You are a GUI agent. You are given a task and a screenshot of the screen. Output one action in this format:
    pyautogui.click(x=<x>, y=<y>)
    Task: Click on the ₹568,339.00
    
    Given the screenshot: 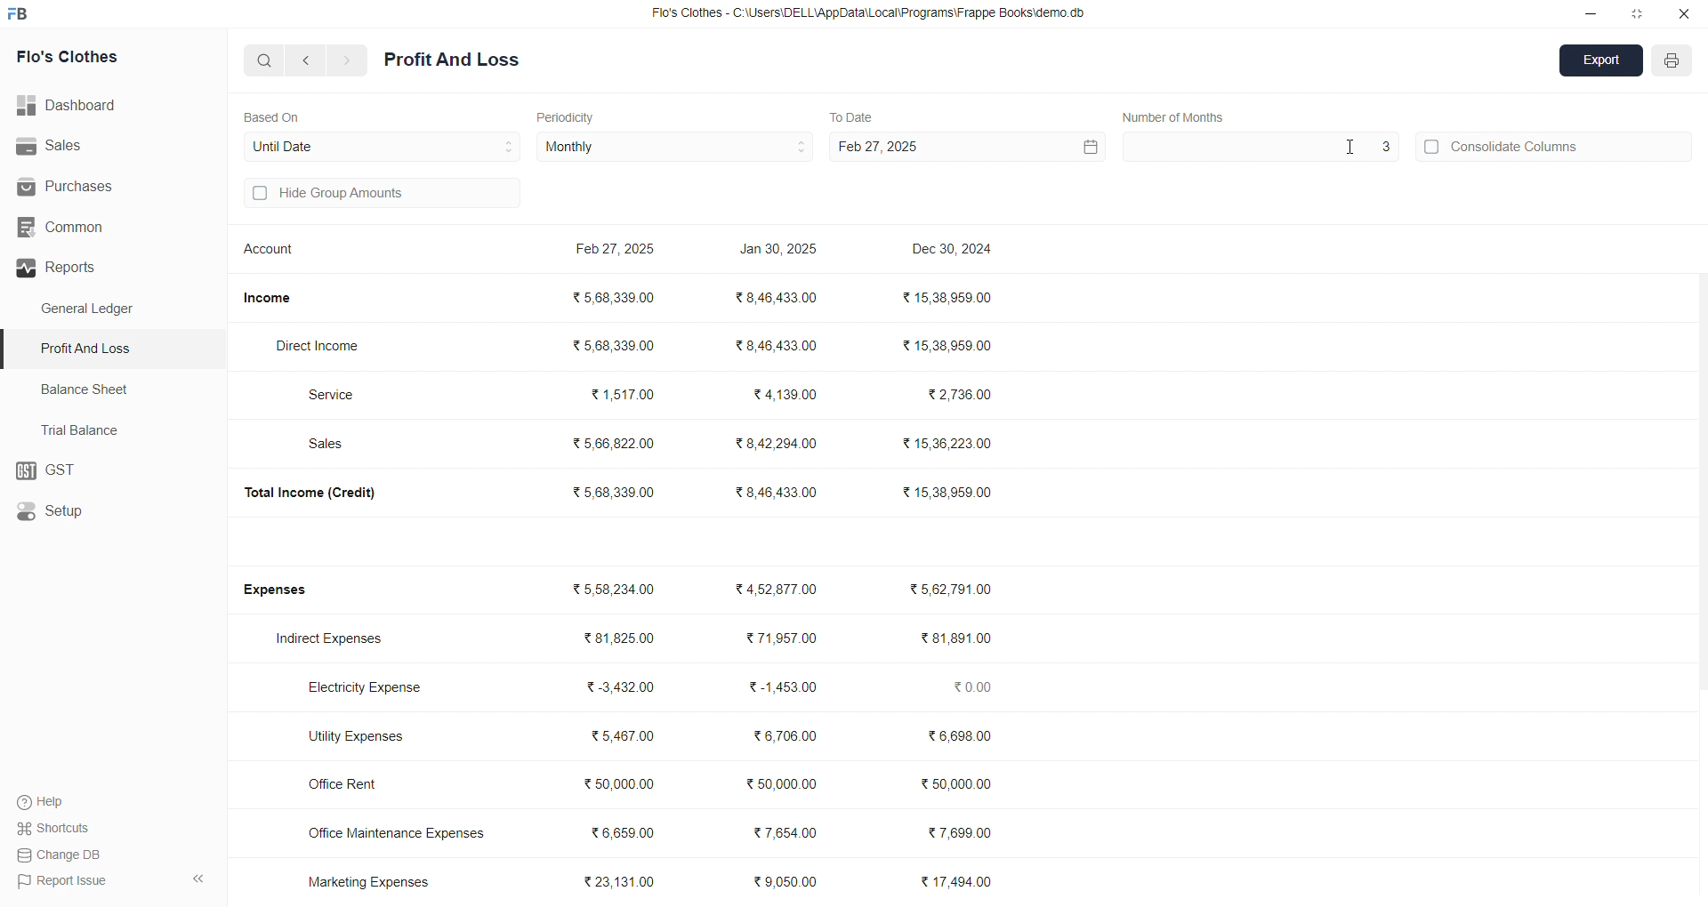 What is the action you would take?
    pyautogui.click(x=616, y=343)
    